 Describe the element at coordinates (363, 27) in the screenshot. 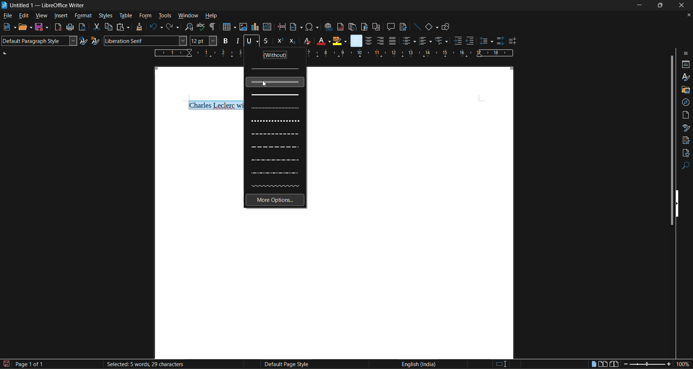

I see `insert bookmark` at that location.